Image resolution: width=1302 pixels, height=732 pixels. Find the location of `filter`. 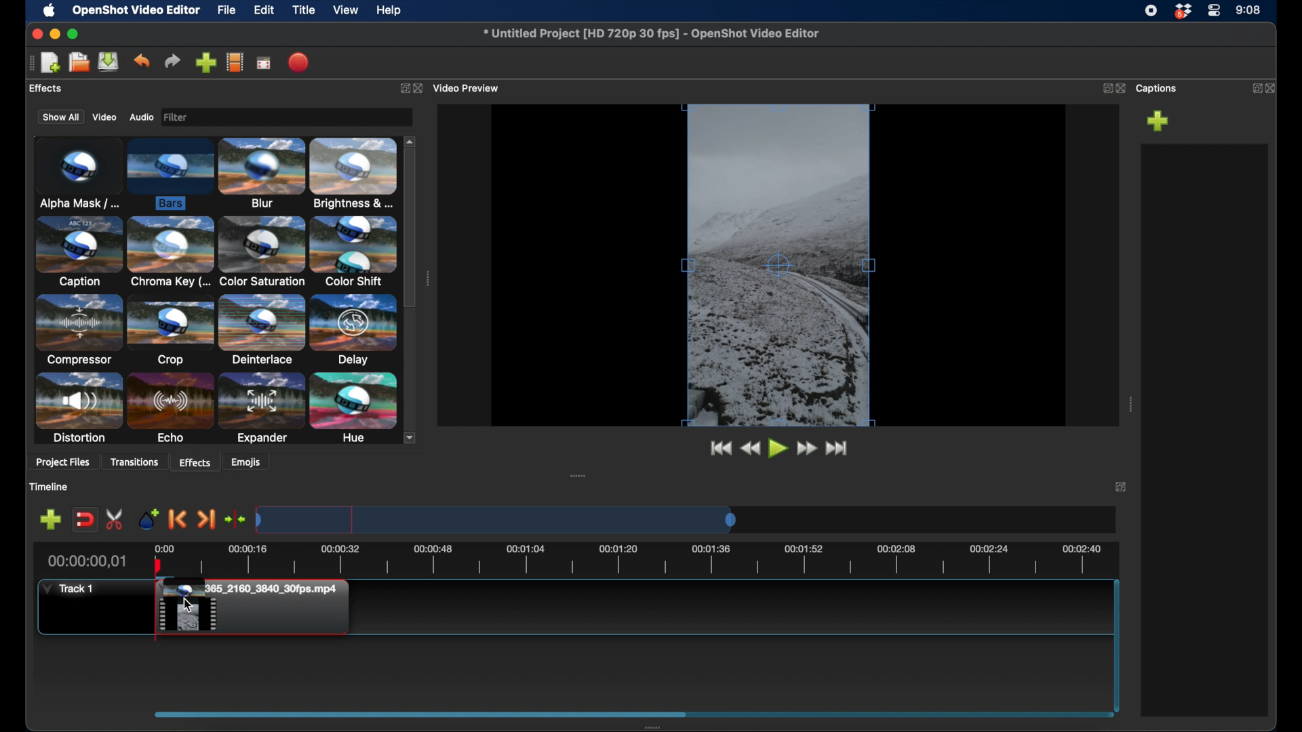

filter is located at coordinates (216, 117).